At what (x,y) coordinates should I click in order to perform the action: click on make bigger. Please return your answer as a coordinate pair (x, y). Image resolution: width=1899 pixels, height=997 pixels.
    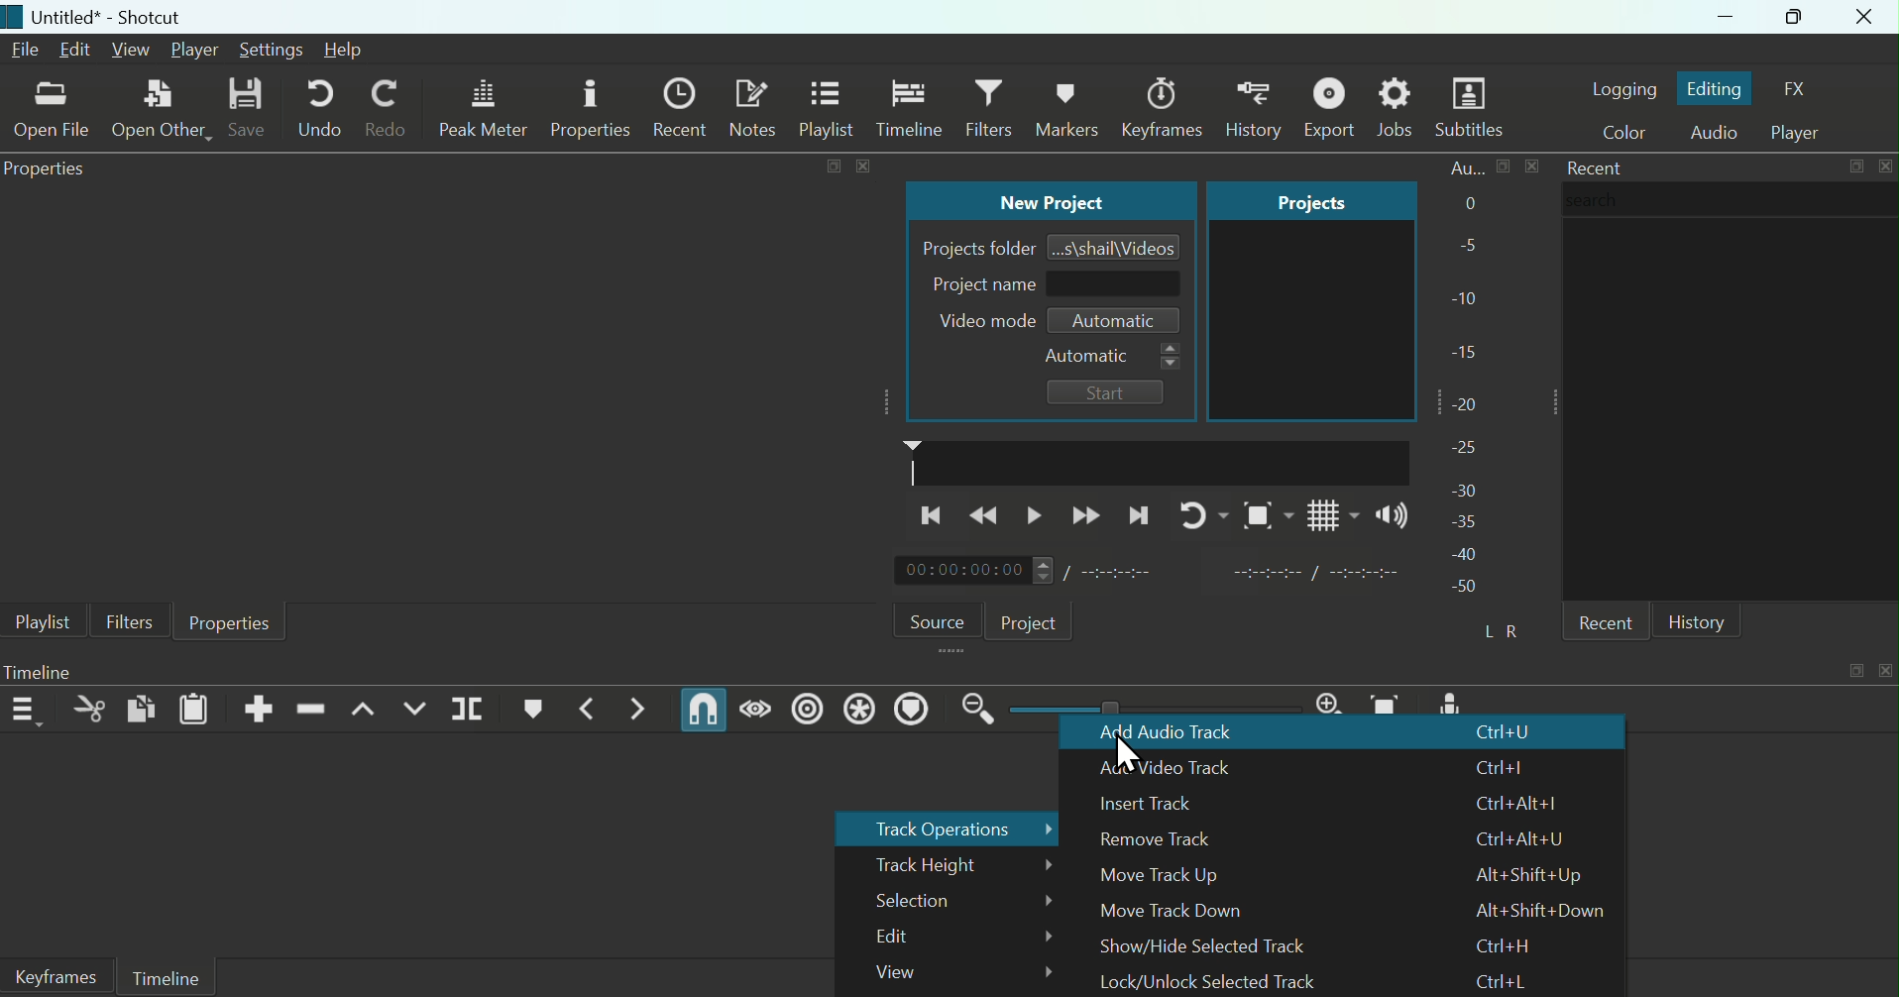
    Looking at the image, I should click on (1504, 166).